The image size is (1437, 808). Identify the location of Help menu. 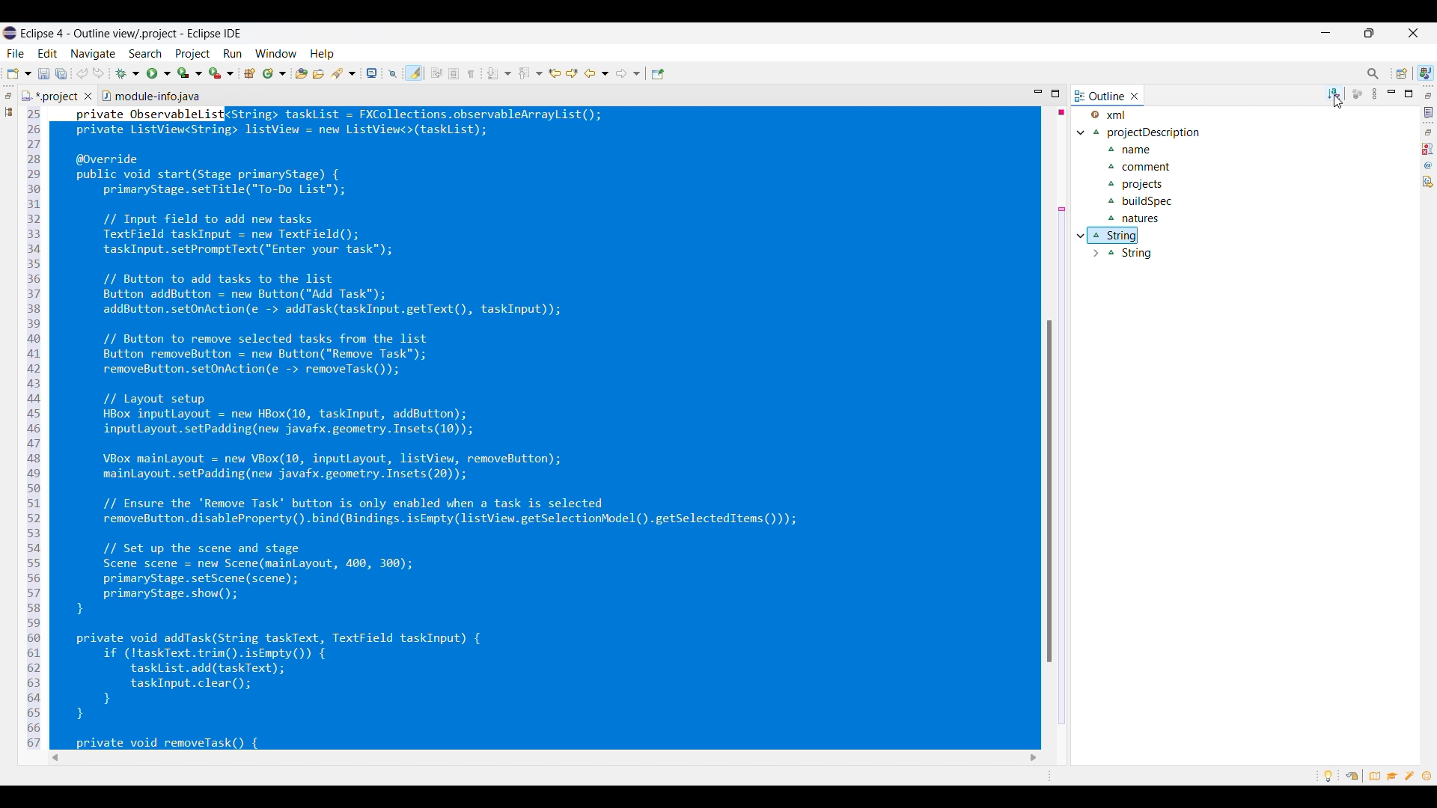
(323, 55).